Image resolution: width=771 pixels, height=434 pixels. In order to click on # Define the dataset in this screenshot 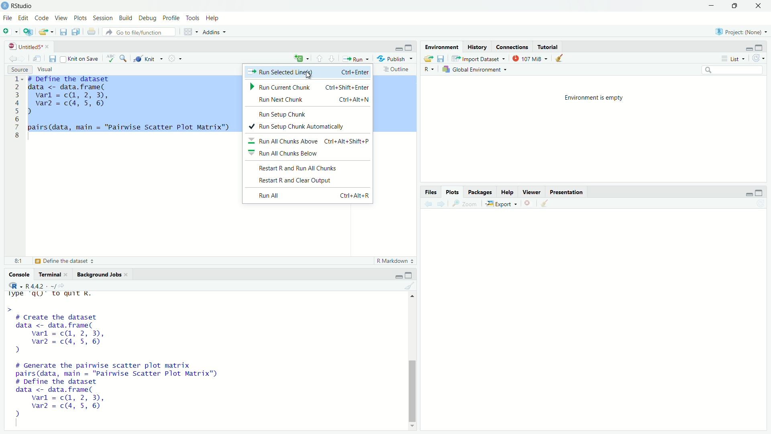, I will do `click(66, 261)`.